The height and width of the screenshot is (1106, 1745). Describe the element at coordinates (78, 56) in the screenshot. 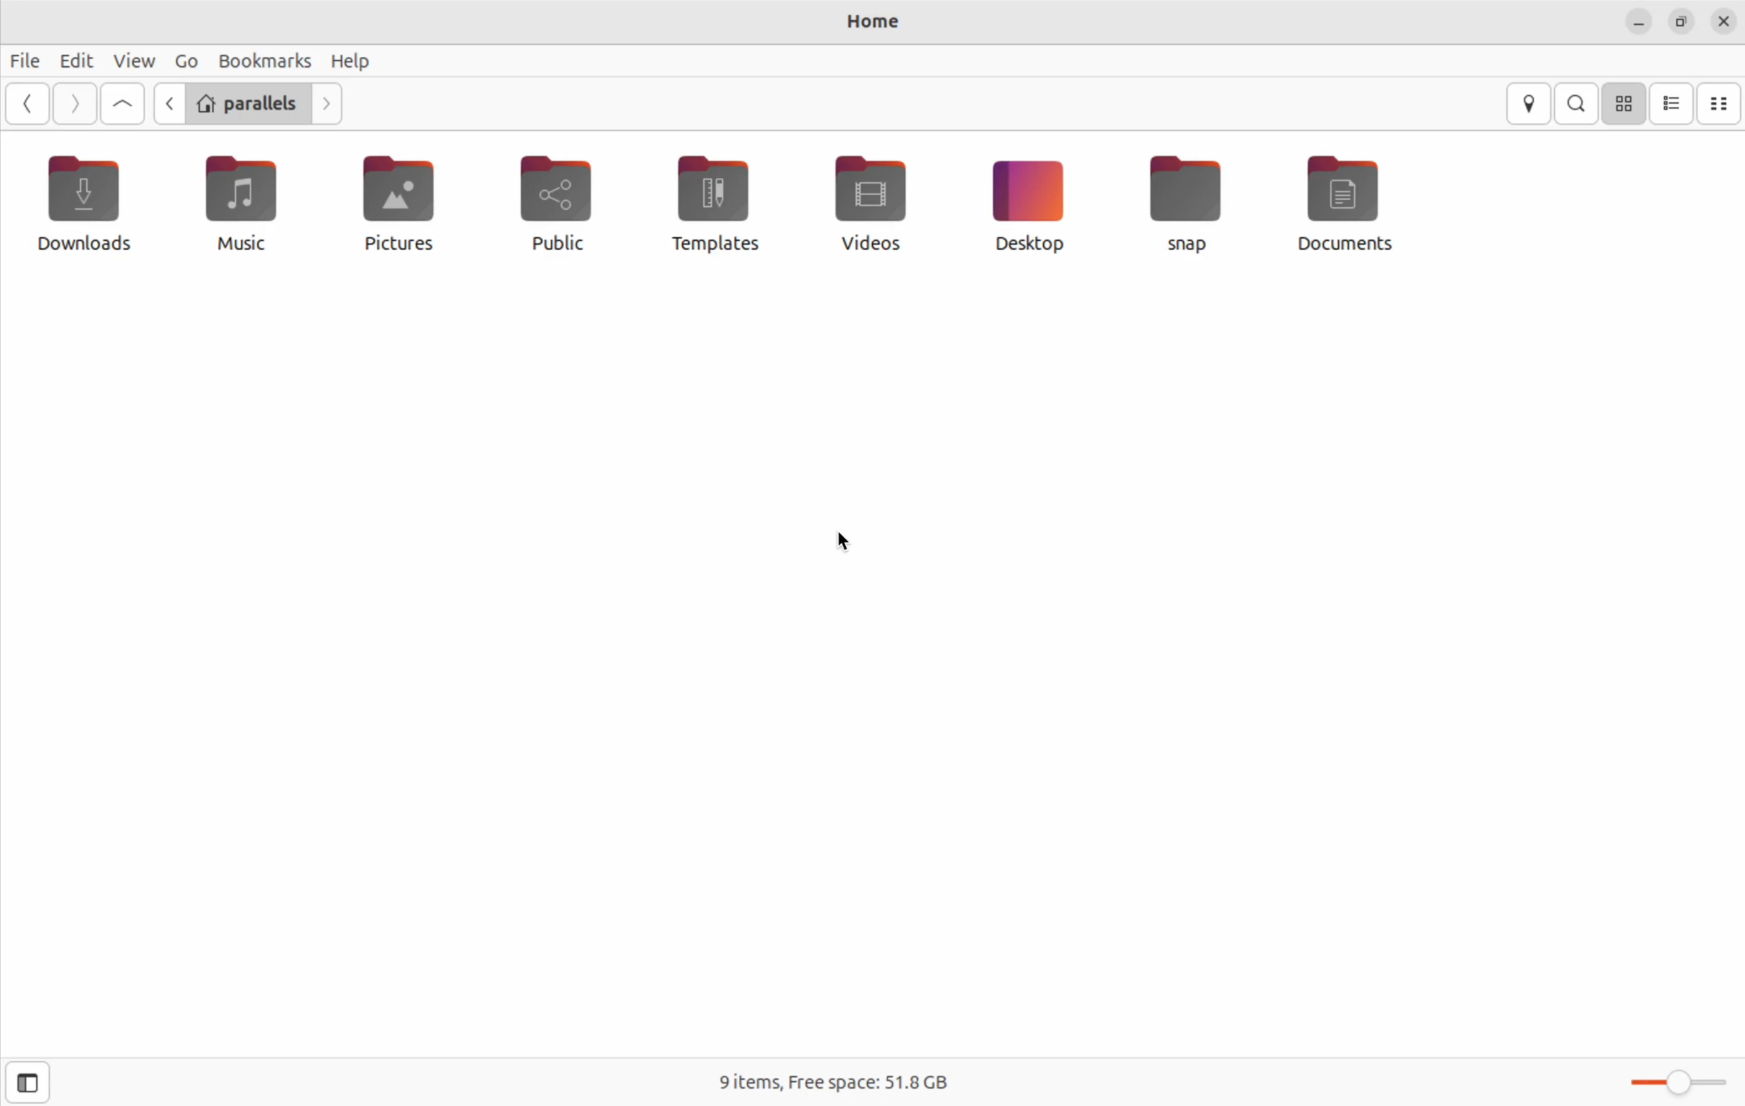

I see `Edit` at that location.